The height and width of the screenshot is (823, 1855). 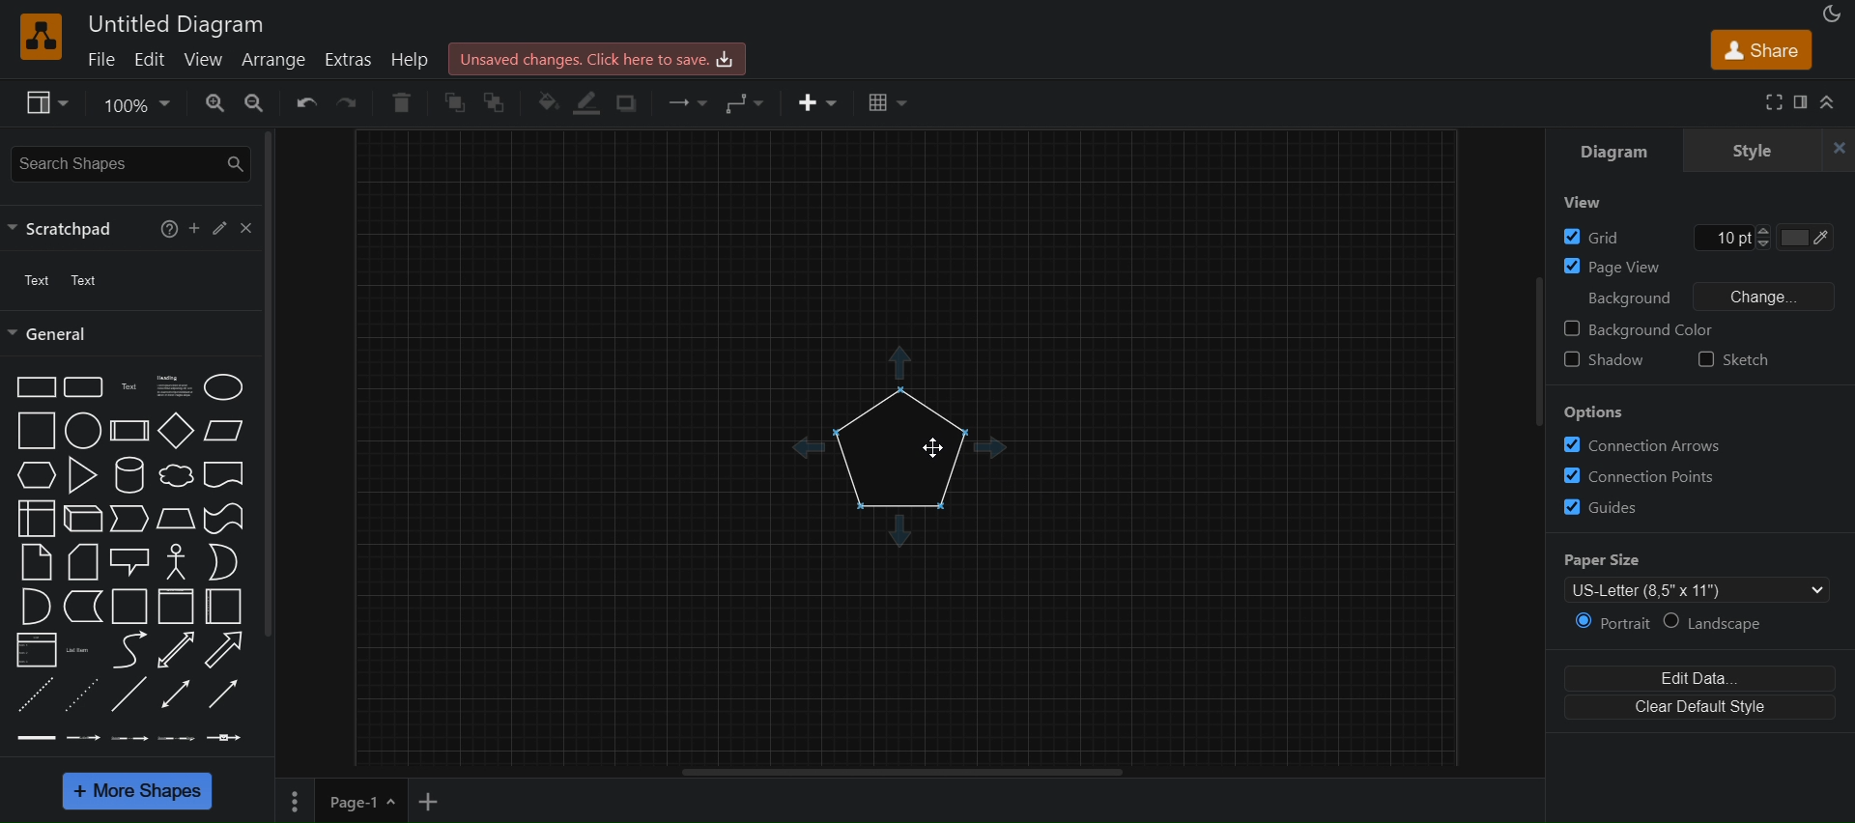 I want to click on connection, so click(x=682, y=102).